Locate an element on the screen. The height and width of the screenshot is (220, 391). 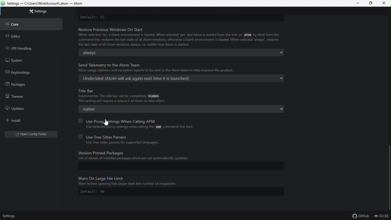
Packages is located at coordinates (29, 84).